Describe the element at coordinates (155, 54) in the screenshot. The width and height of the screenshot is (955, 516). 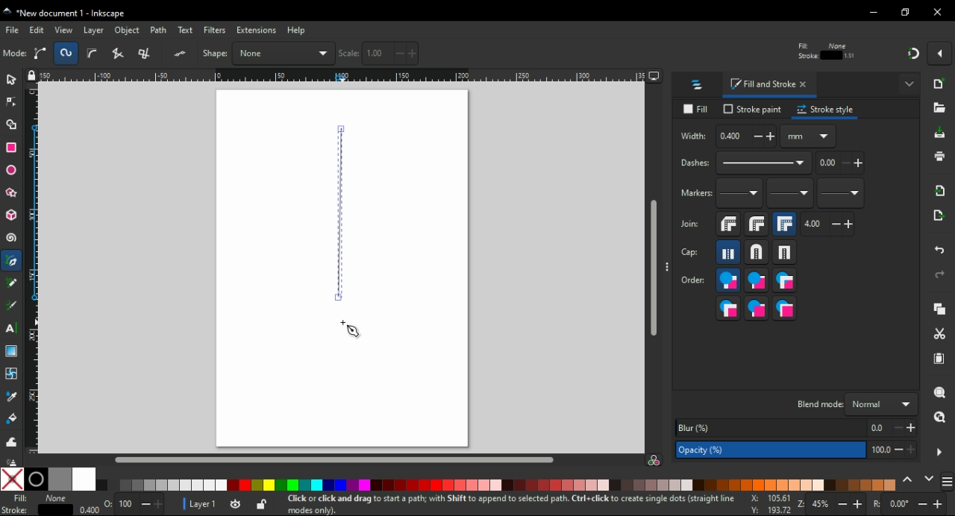
I see `rotate 90` at that location.